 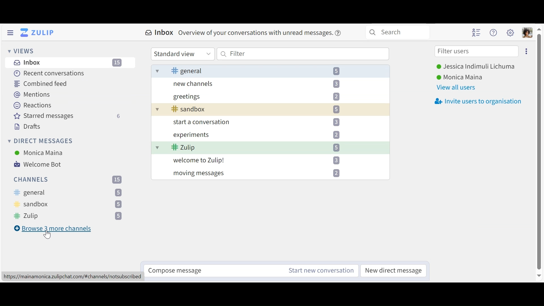 I want to click on Main menu, so click(x=511, y=32).